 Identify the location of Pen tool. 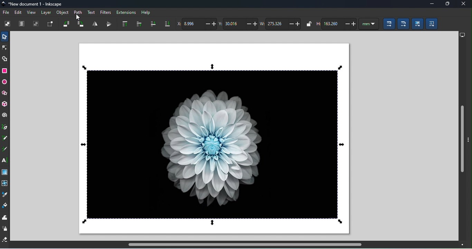
(5, 128).